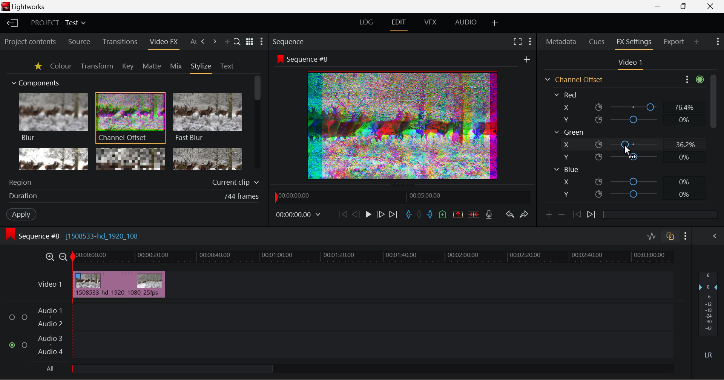 Image resolution: width=724 pixels, height=380 pixels. I want to click on Play, so click(367, 215).